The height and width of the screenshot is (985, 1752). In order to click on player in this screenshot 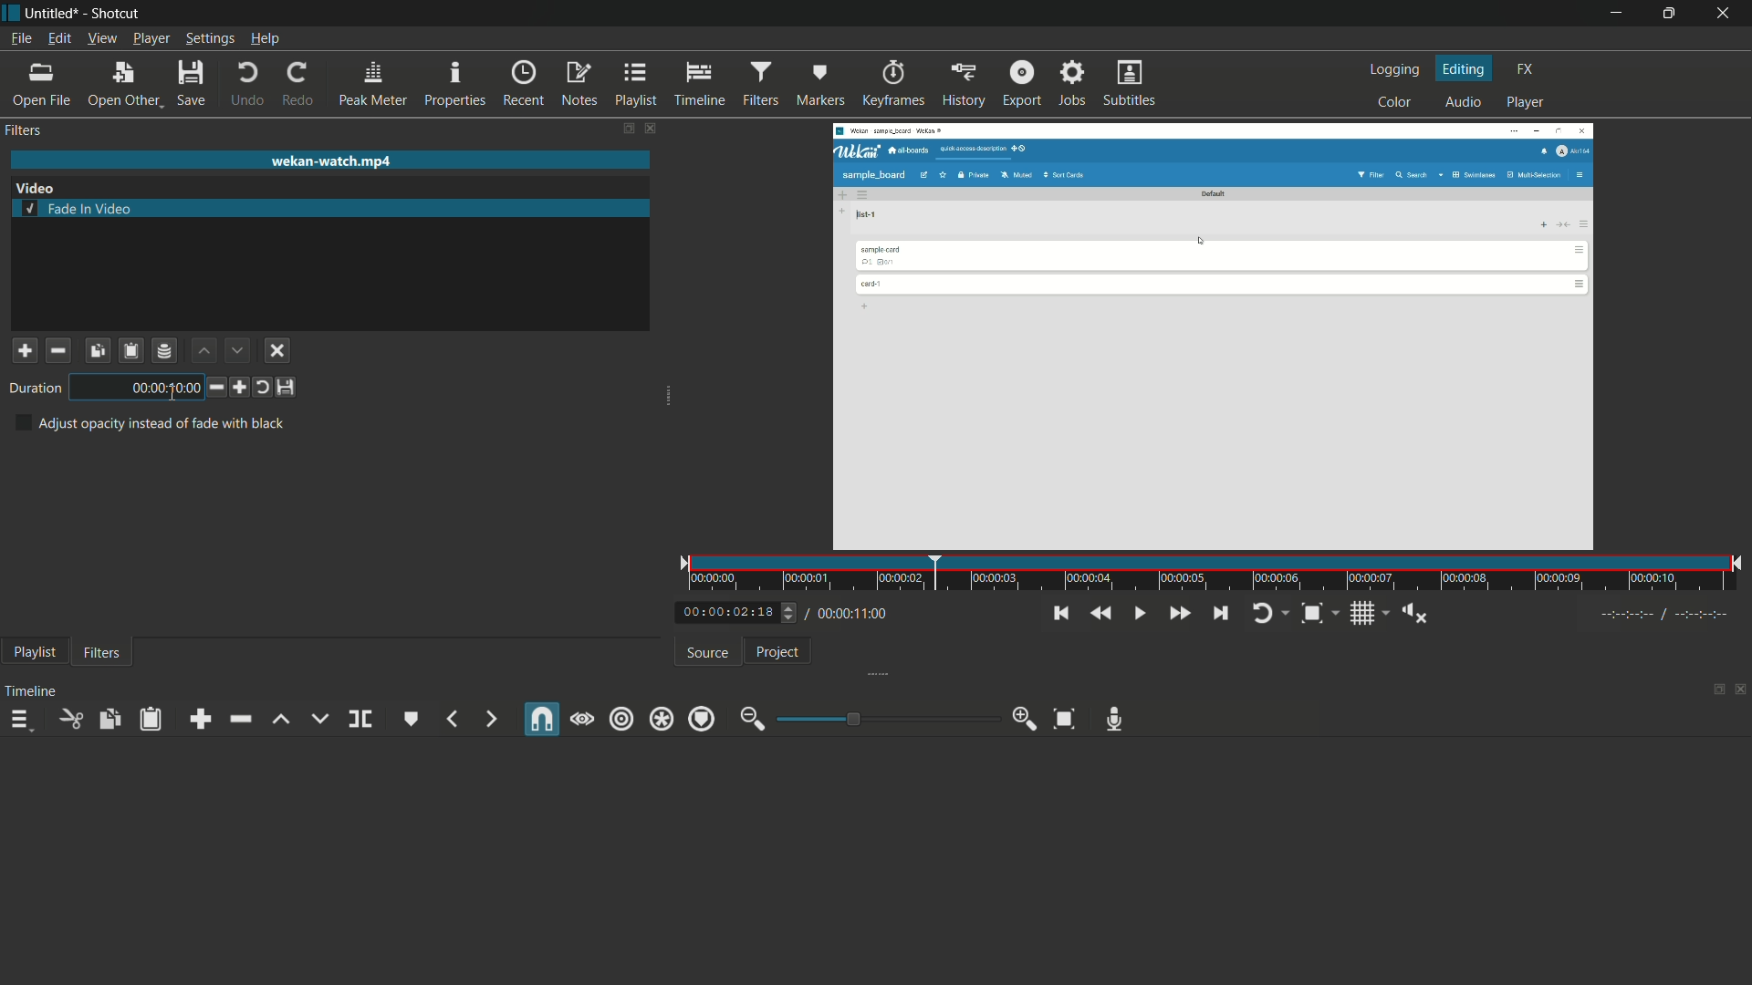, I will do `click(1527, 103)`.